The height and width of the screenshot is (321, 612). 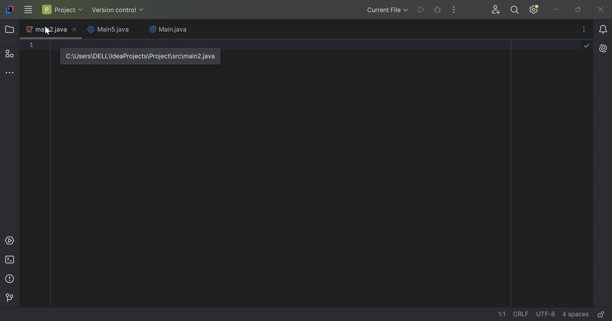 What do you see at coordinates (545, 314) in the screenshot?
I see `file encoding: UTF-8` at bounding box center [545, 314].